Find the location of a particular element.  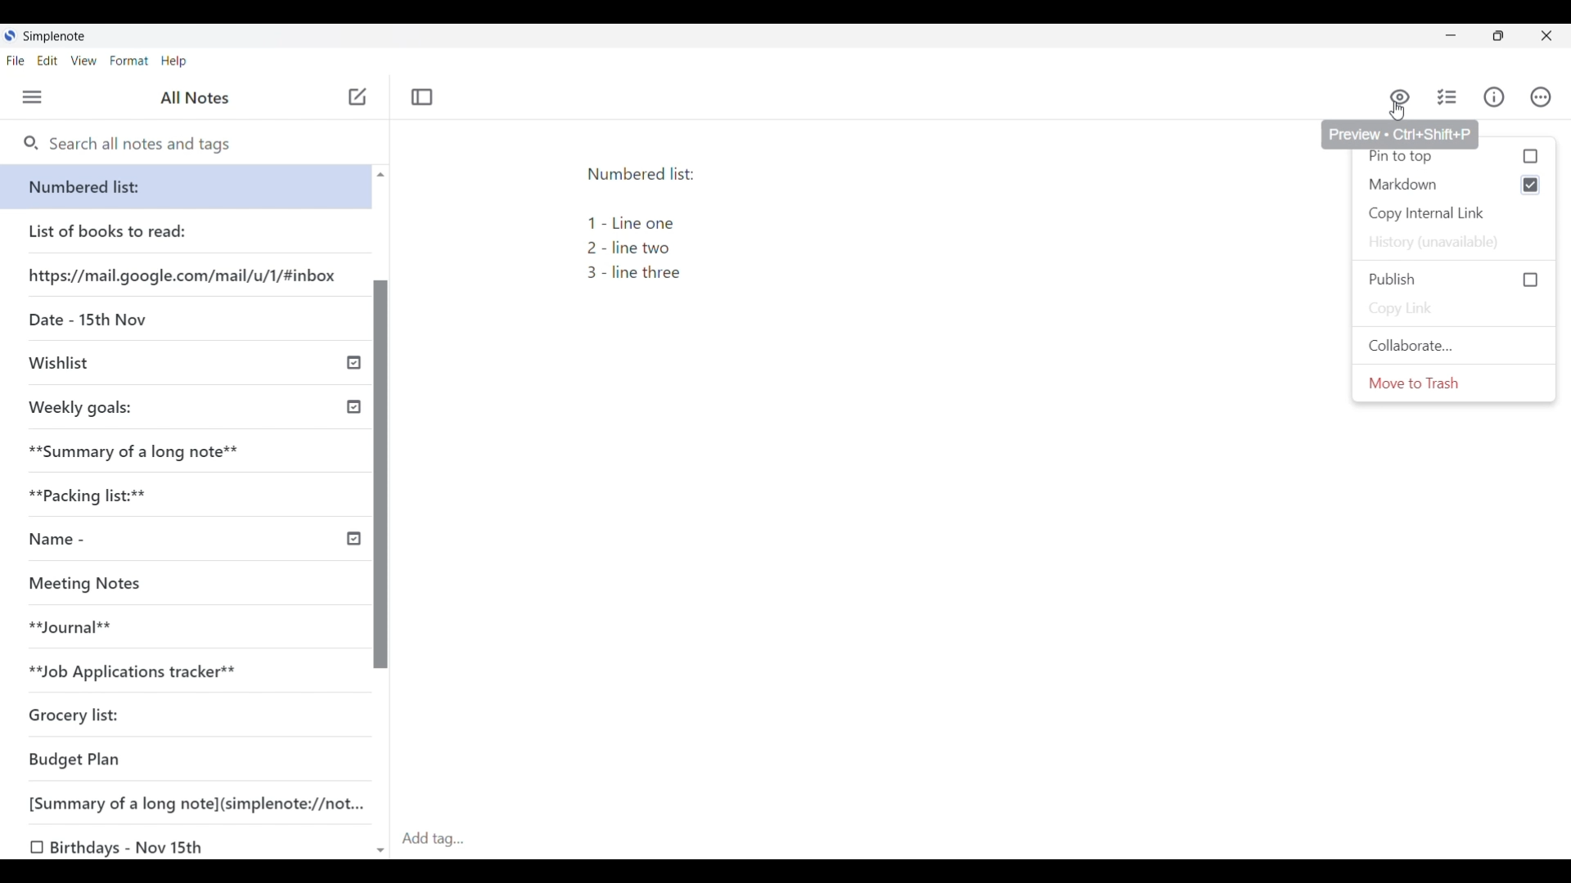

Search notes and tags is located at coordinates (147, 143).